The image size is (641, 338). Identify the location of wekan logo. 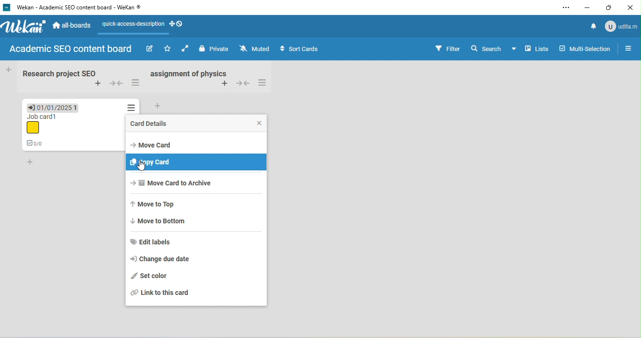
(7, 7).